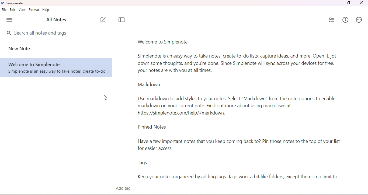 This screenshot has width=368, height=195. I want to click on add tag, so click(128, 189).